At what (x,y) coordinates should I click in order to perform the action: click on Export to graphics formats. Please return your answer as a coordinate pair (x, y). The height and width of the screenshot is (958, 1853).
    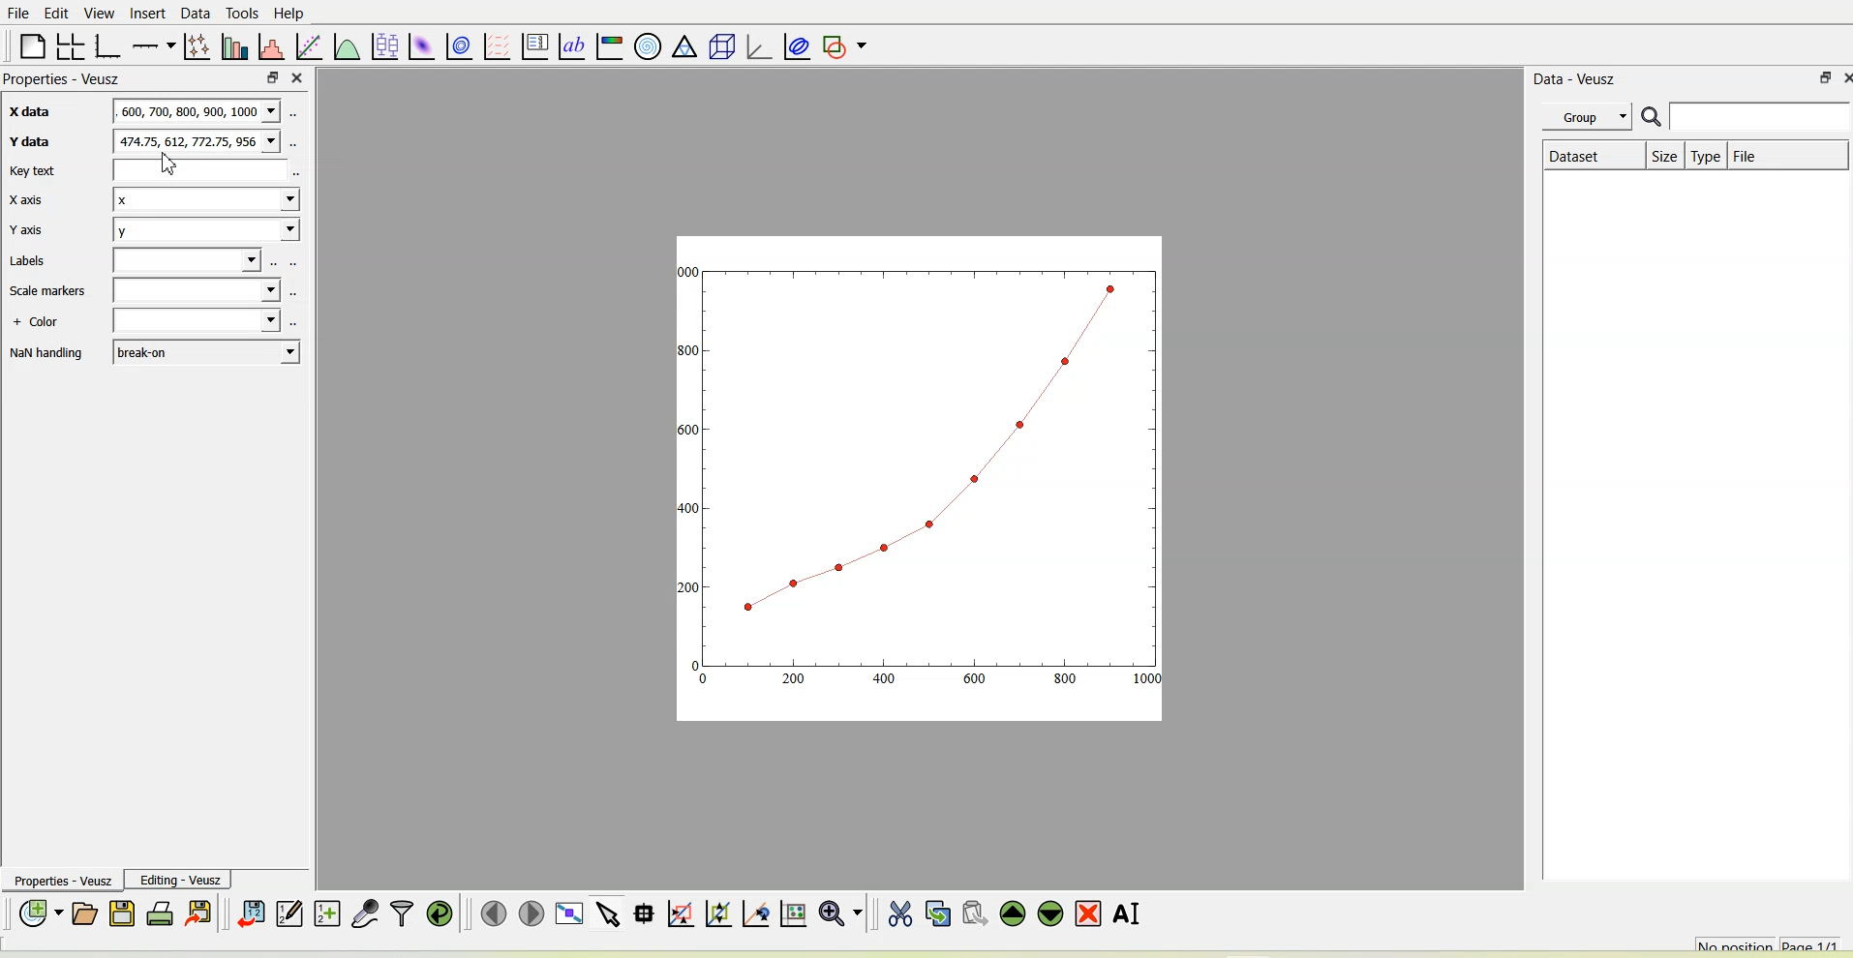
    Looking at the image, I should click on (198, 914).